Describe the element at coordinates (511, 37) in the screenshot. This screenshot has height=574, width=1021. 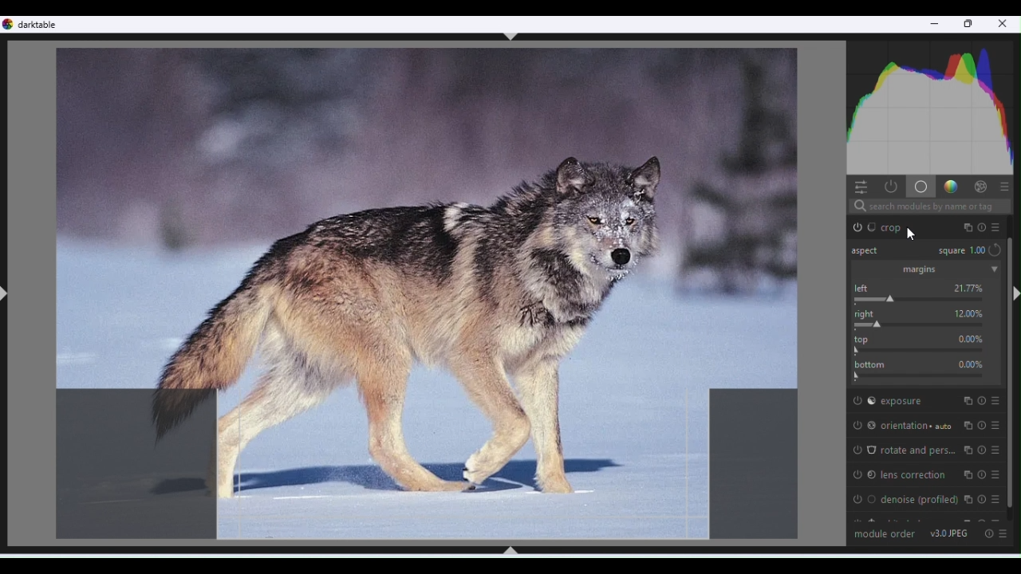
I see `ctrl+shift+t` at that location.